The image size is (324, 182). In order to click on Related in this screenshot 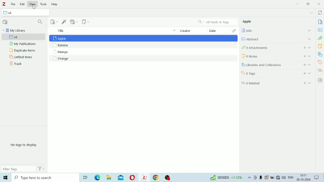, I will do `click(256, 83)`.